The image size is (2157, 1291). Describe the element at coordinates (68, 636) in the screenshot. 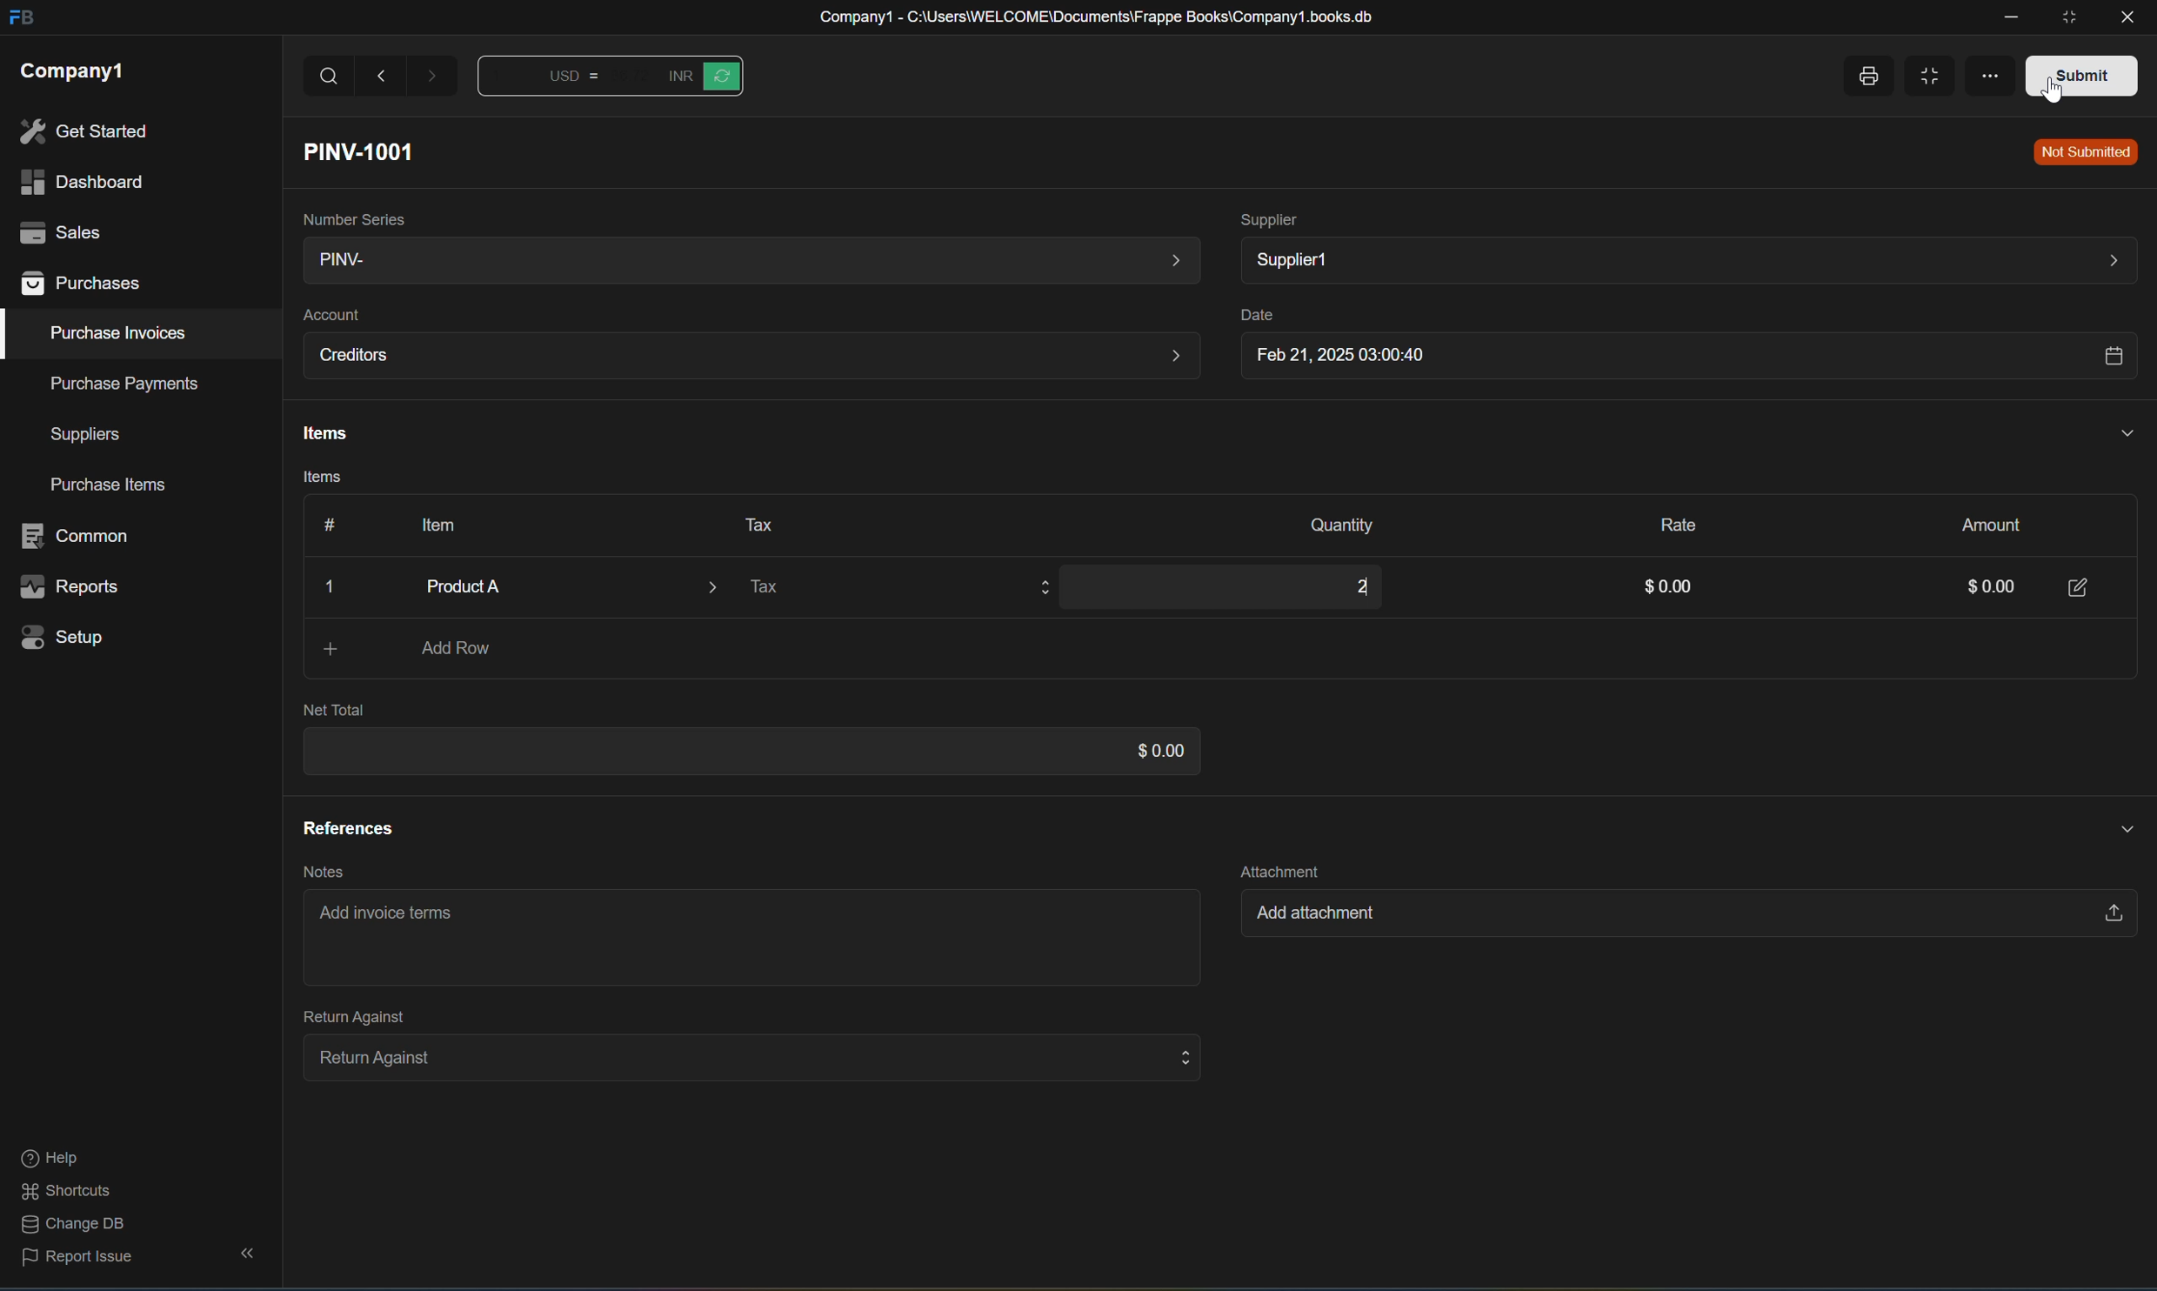

I see `setup` at that location.